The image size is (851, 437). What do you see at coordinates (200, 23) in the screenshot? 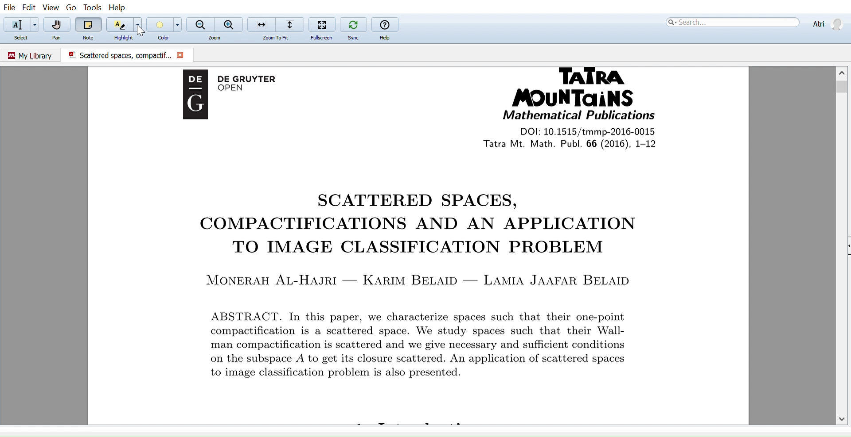
I see `Zoom out` at bounding box center [200, 23].